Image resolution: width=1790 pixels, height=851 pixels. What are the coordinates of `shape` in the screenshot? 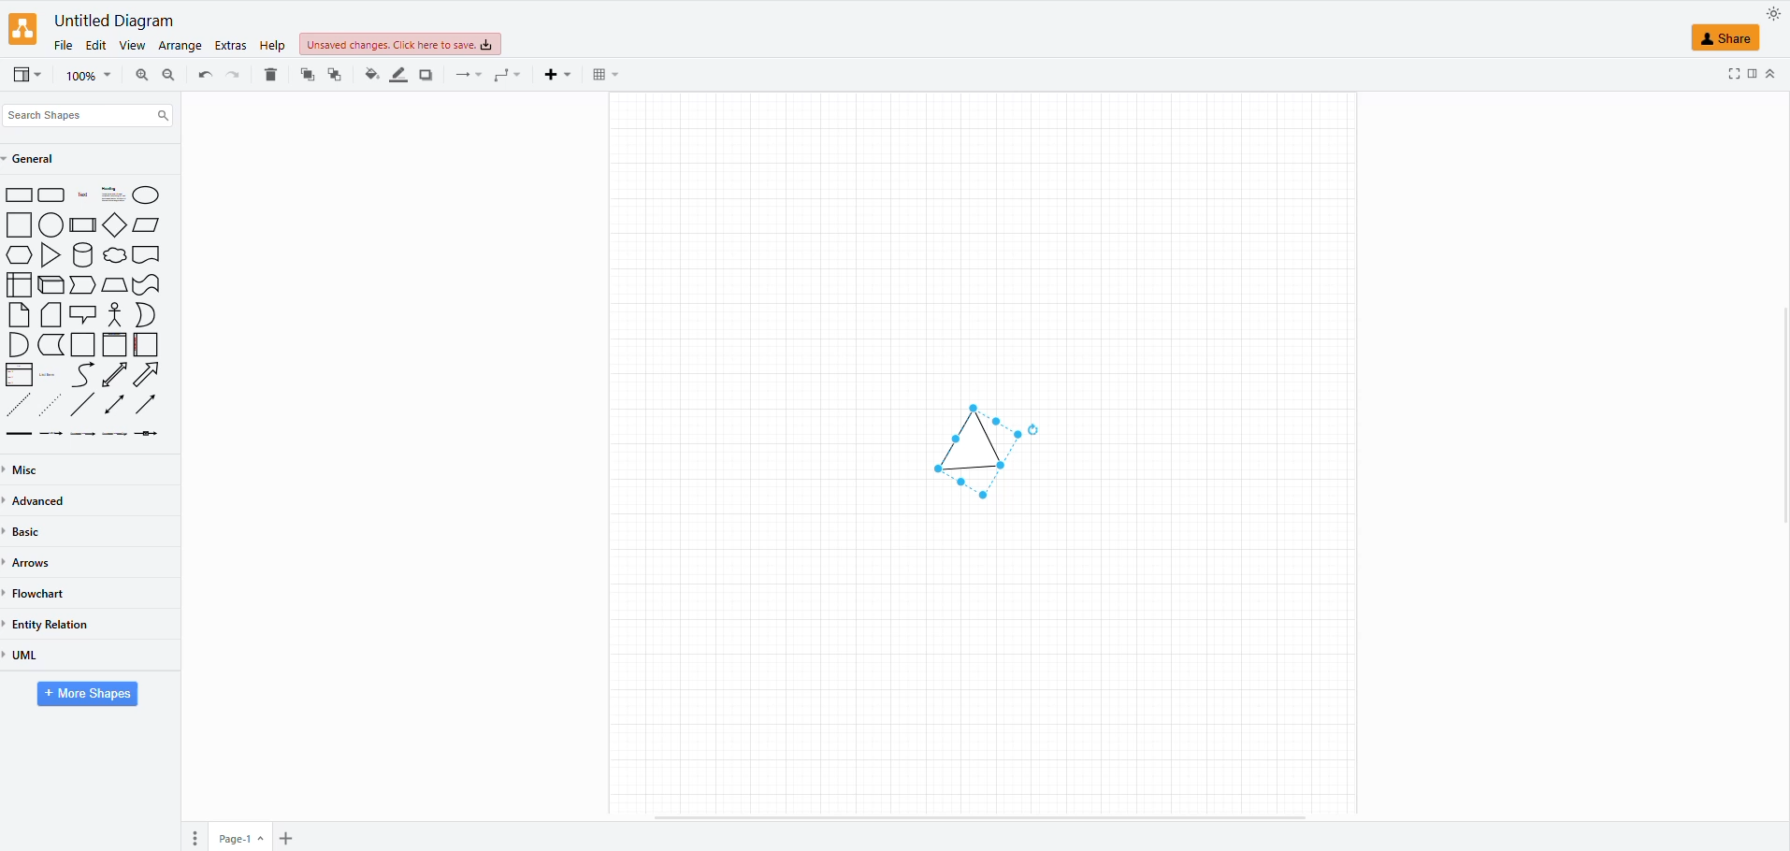 It's located at (1735, 38).